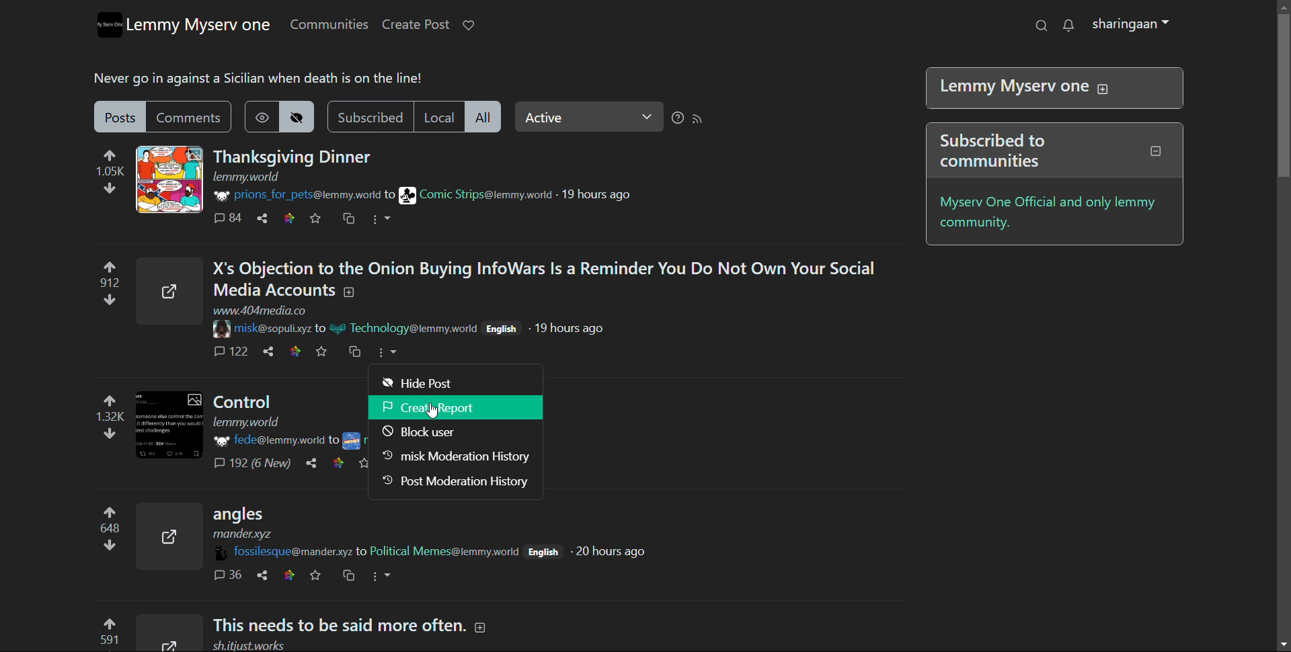 The width and height of the screenshot is (1291, 652). What do you see at coordinates (99, 415) in the screenshot?
I see `upvote and downvote` at bounding box center [99, 415].